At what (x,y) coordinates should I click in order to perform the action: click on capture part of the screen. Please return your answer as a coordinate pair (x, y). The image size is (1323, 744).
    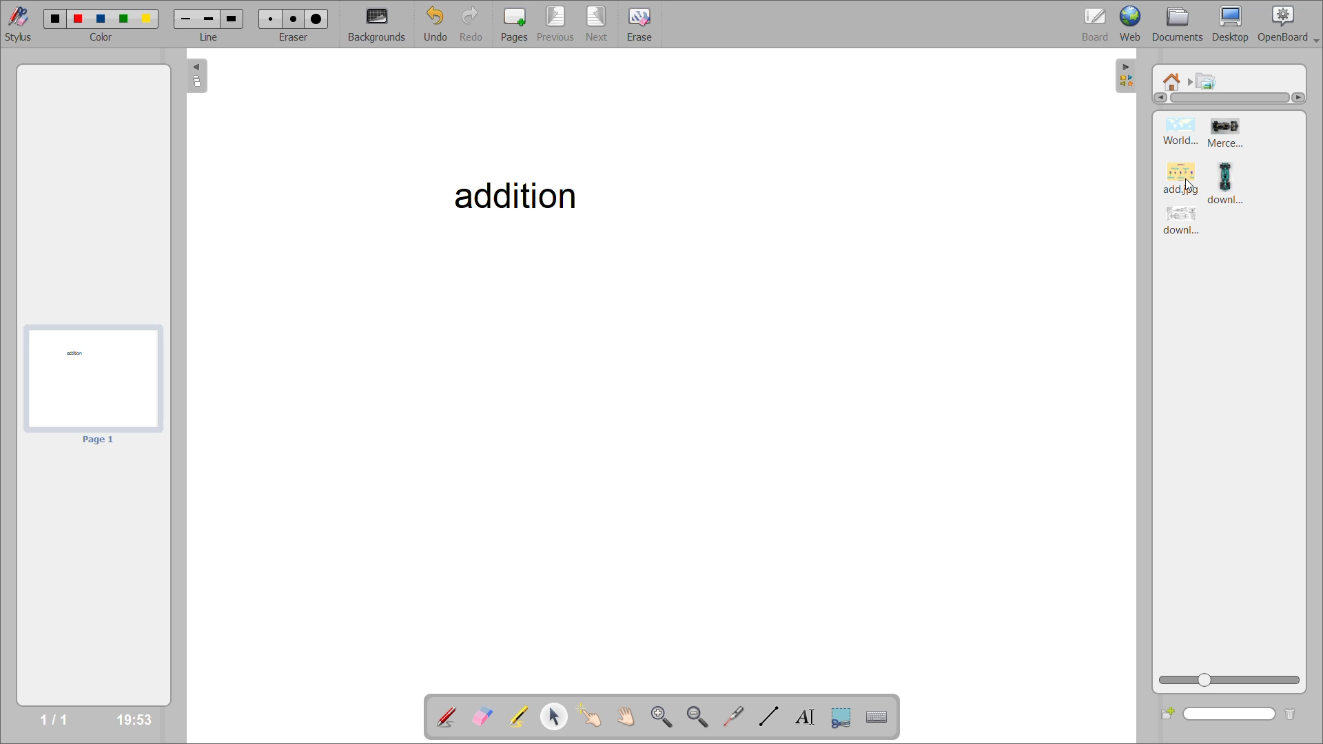
    Looking at the image, I should click on (842, 718).